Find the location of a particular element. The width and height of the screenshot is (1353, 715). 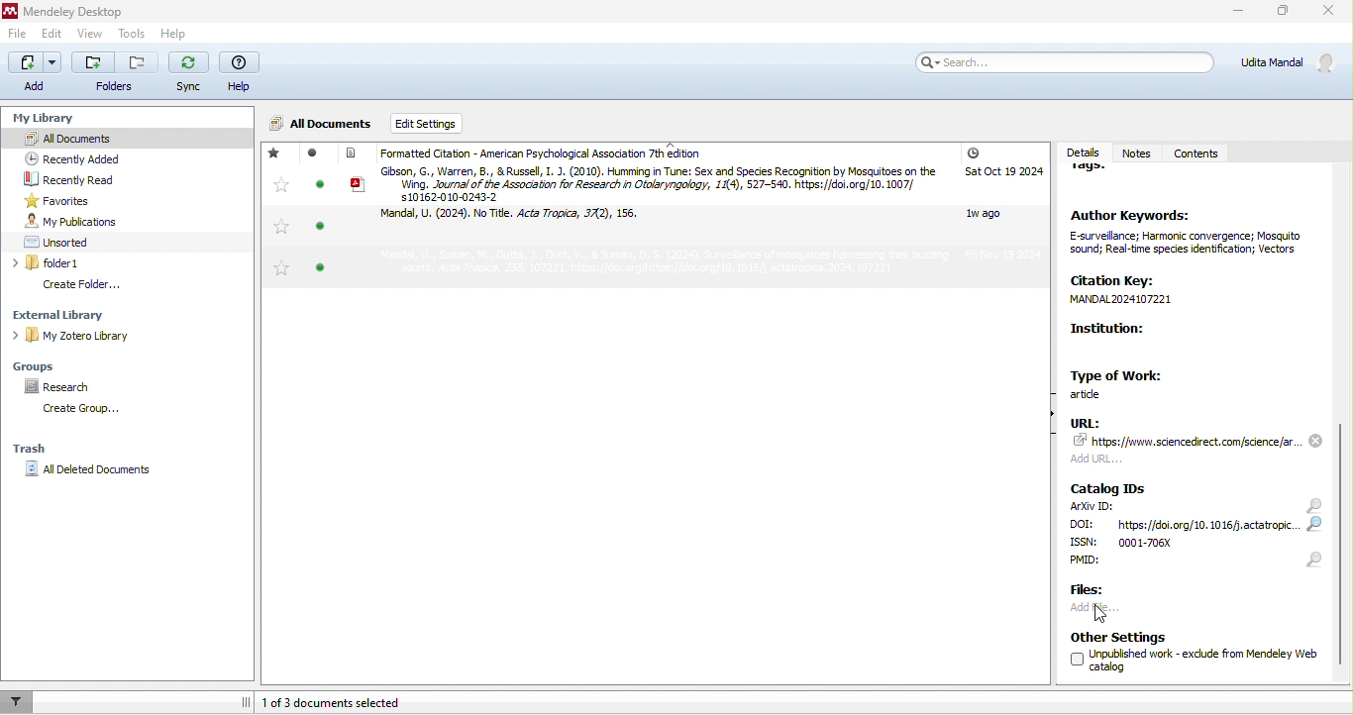

folder1 is located at coordinates (97, 263).